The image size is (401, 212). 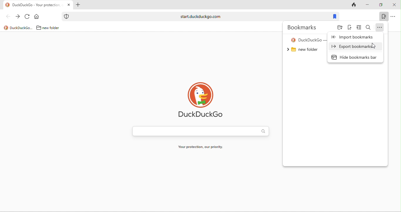 I want to click on hide bookmarks bar, so click(x=354, y=57).